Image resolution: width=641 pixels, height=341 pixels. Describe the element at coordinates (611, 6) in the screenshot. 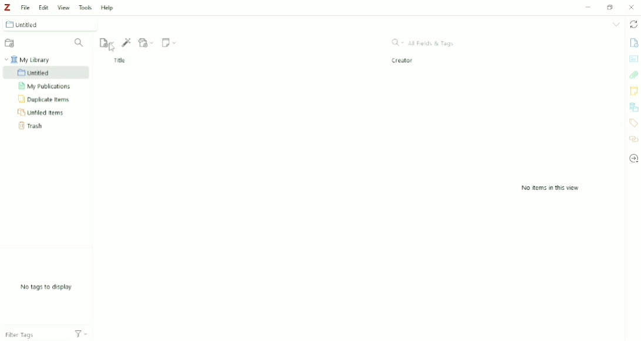

I see `Restore down` at that location.